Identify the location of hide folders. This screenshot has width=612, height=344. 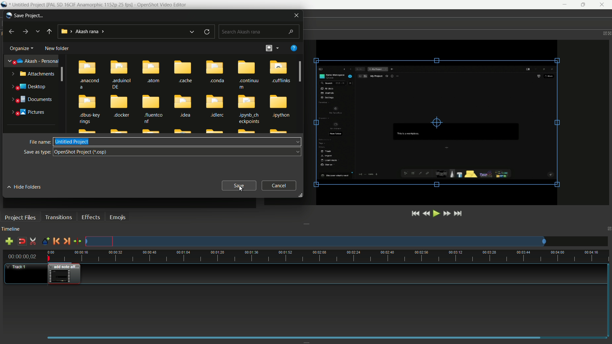
(25, 187).